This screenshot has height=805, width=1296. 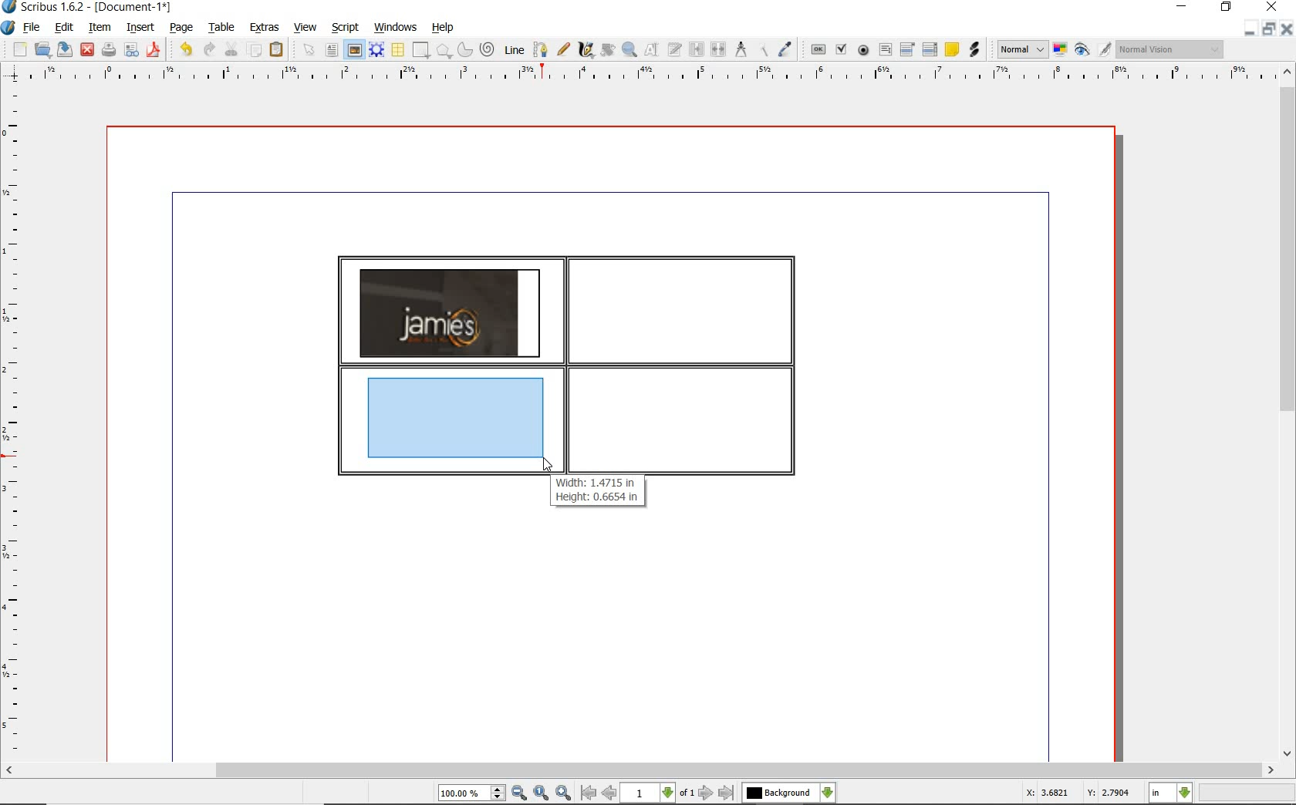 I want to click on save as pdf, so click(x=153, y=49).